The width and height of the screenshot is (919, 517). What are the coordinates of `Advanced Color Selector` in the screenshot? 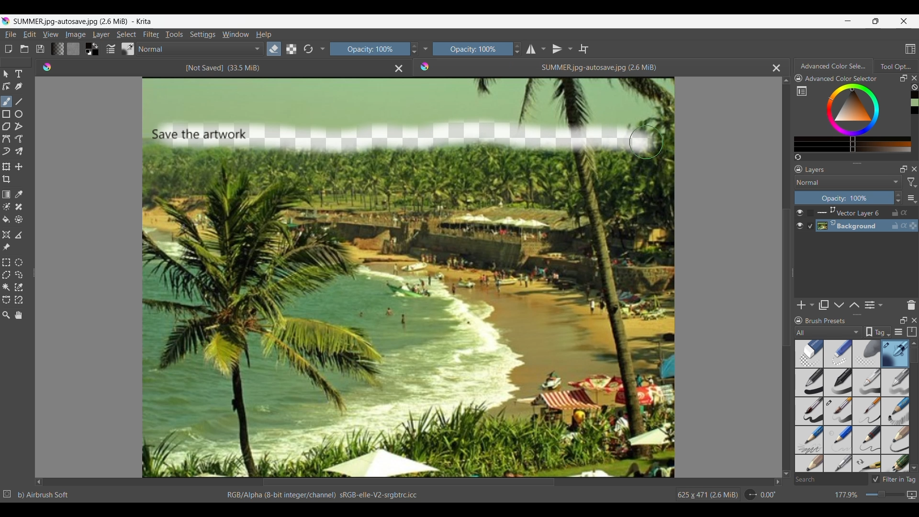 It's located at (843, 79).